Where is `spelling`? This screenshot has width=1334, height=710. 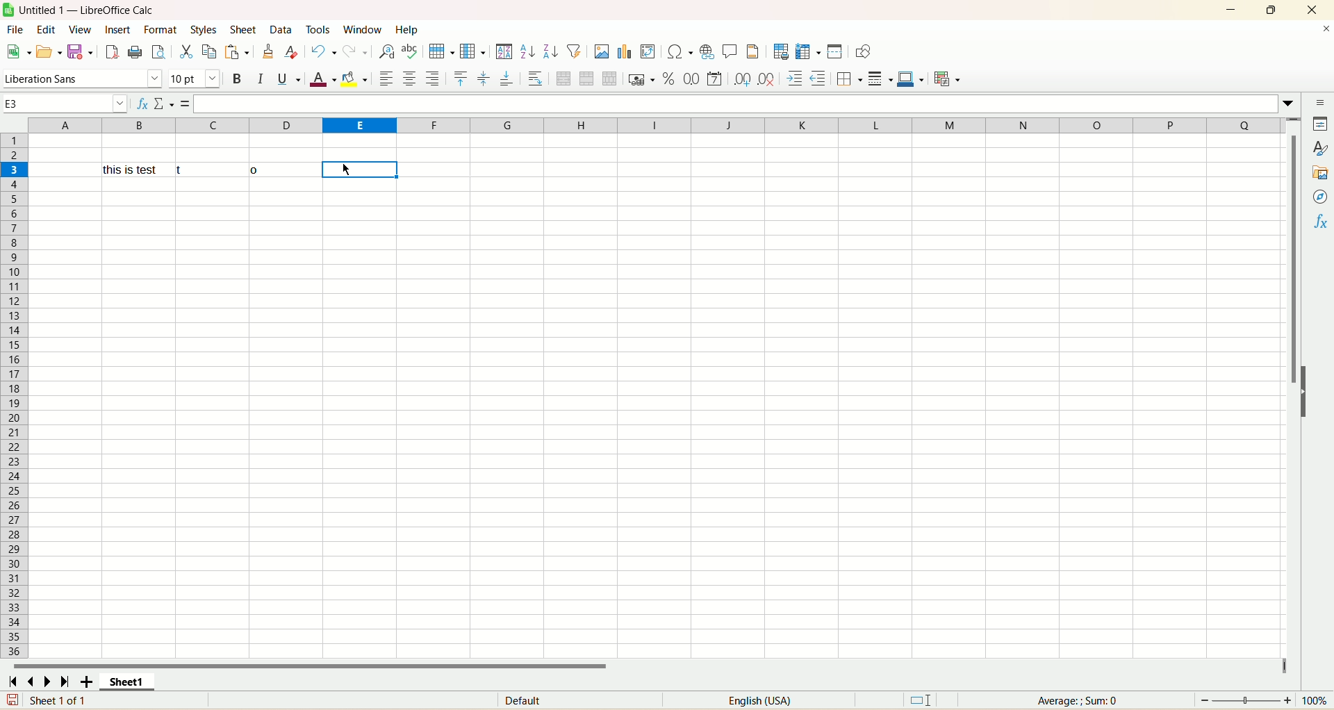 spelling is located at coordinates (411, 51).